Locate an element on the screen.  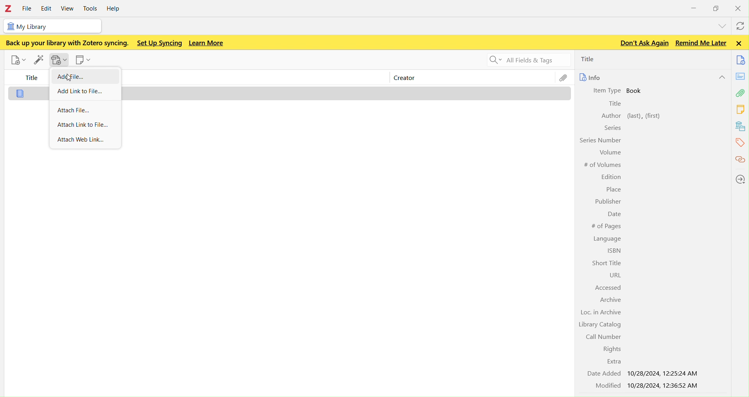
URL is located at coordinates (613, 275).